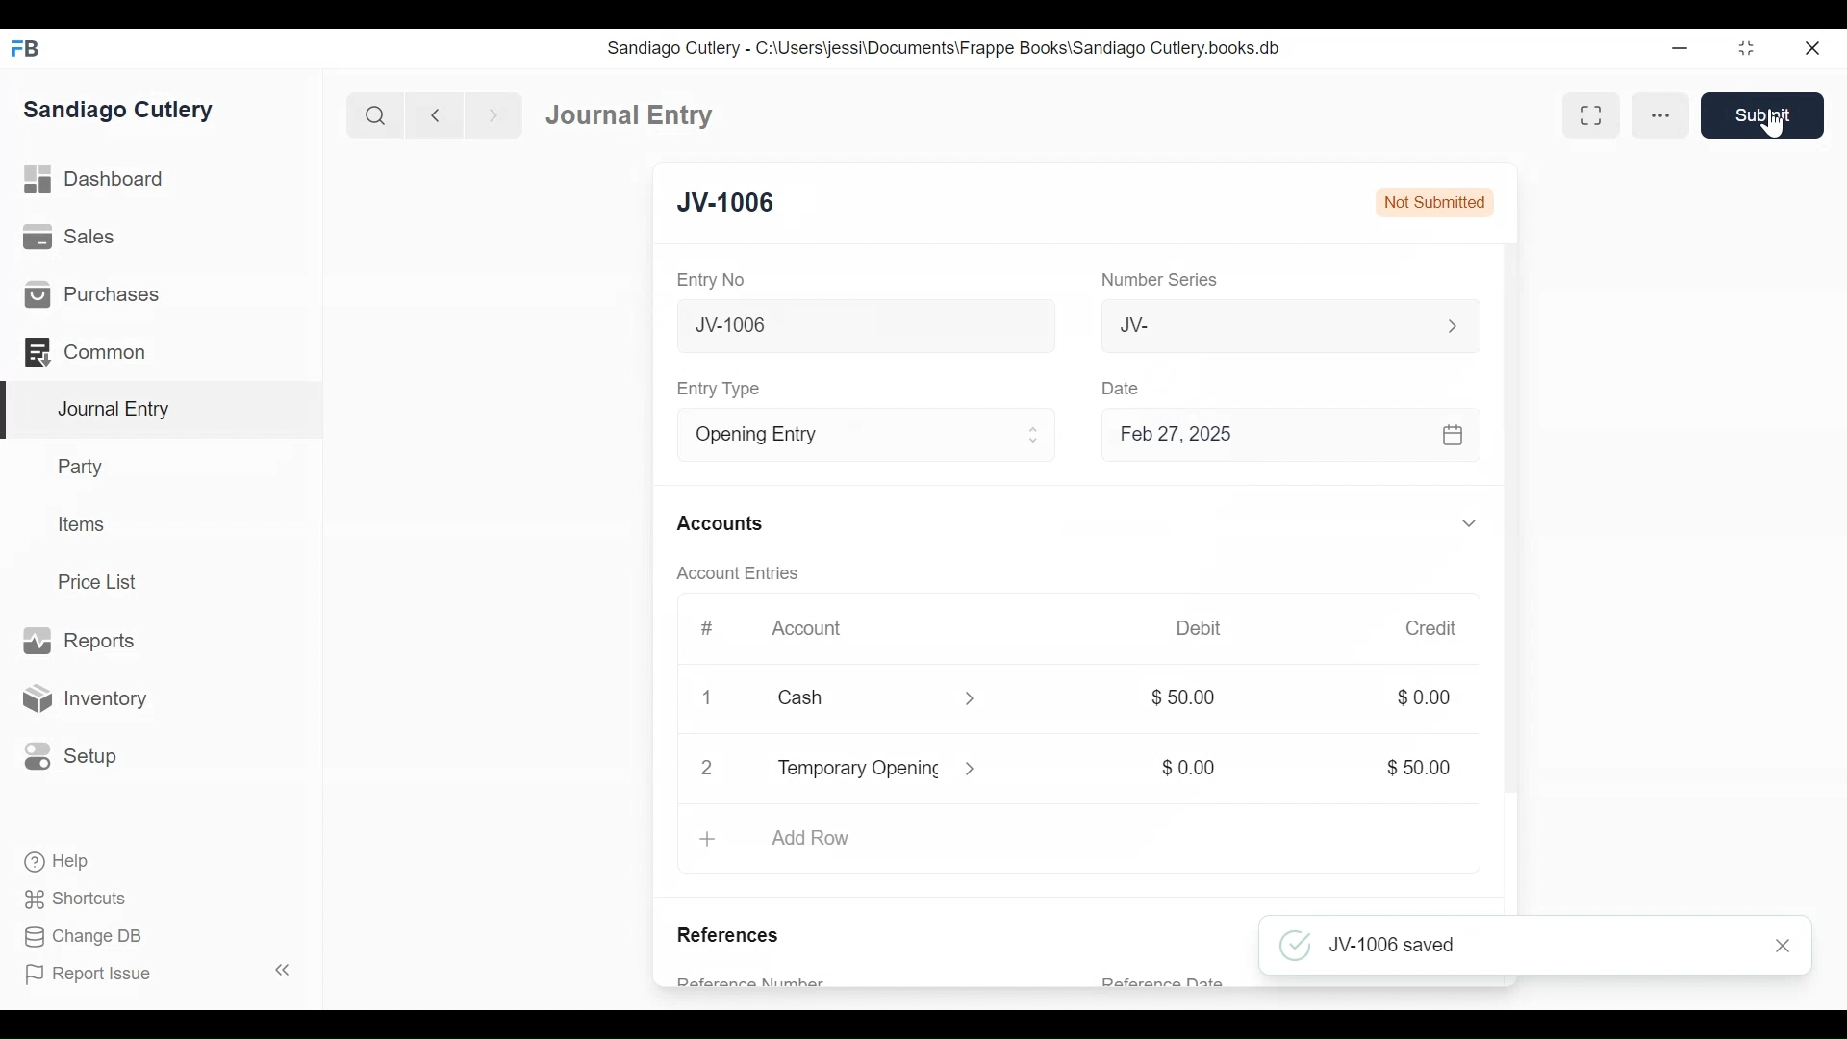 The image size is (1847, 1039). Describe the element at coordinates (972, 699) in the screenshot. I see `Expand` at that location.